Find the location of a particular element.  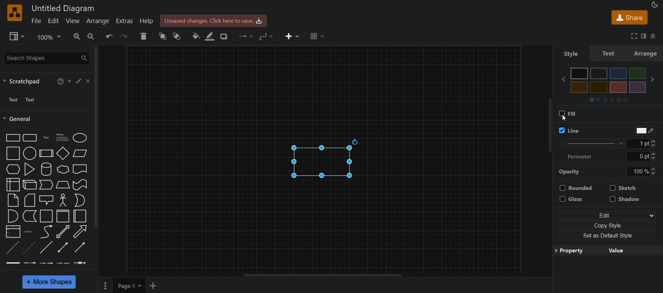

current opacity is located at coordinates (634, 172).